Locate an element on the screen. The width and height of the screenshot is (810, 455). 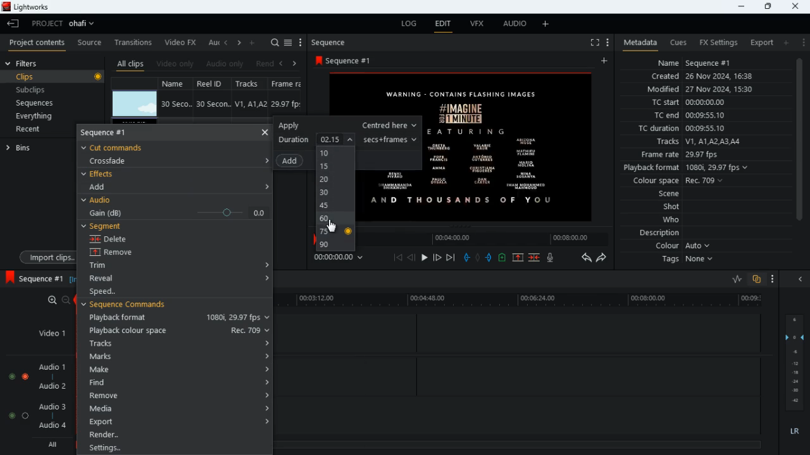
project contents is located at coordinates (37, 42).